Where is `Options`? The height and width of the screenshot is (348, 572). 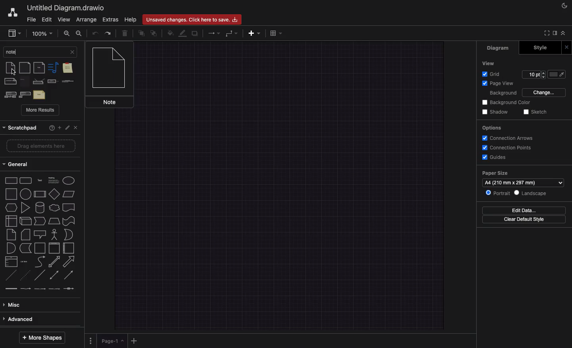 Options is located at coordinates (91, 341).